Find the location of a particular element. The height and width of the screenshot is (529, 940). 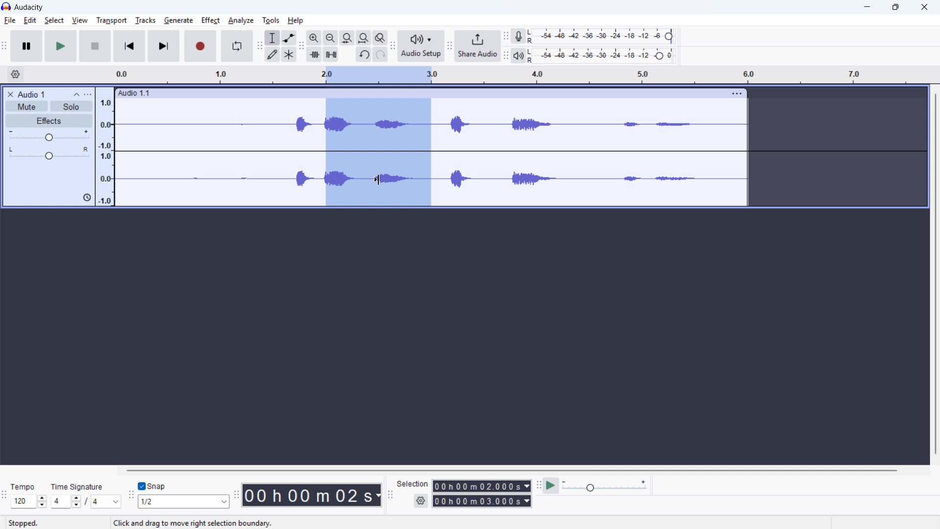

icon is located at coordinates (85, 198).